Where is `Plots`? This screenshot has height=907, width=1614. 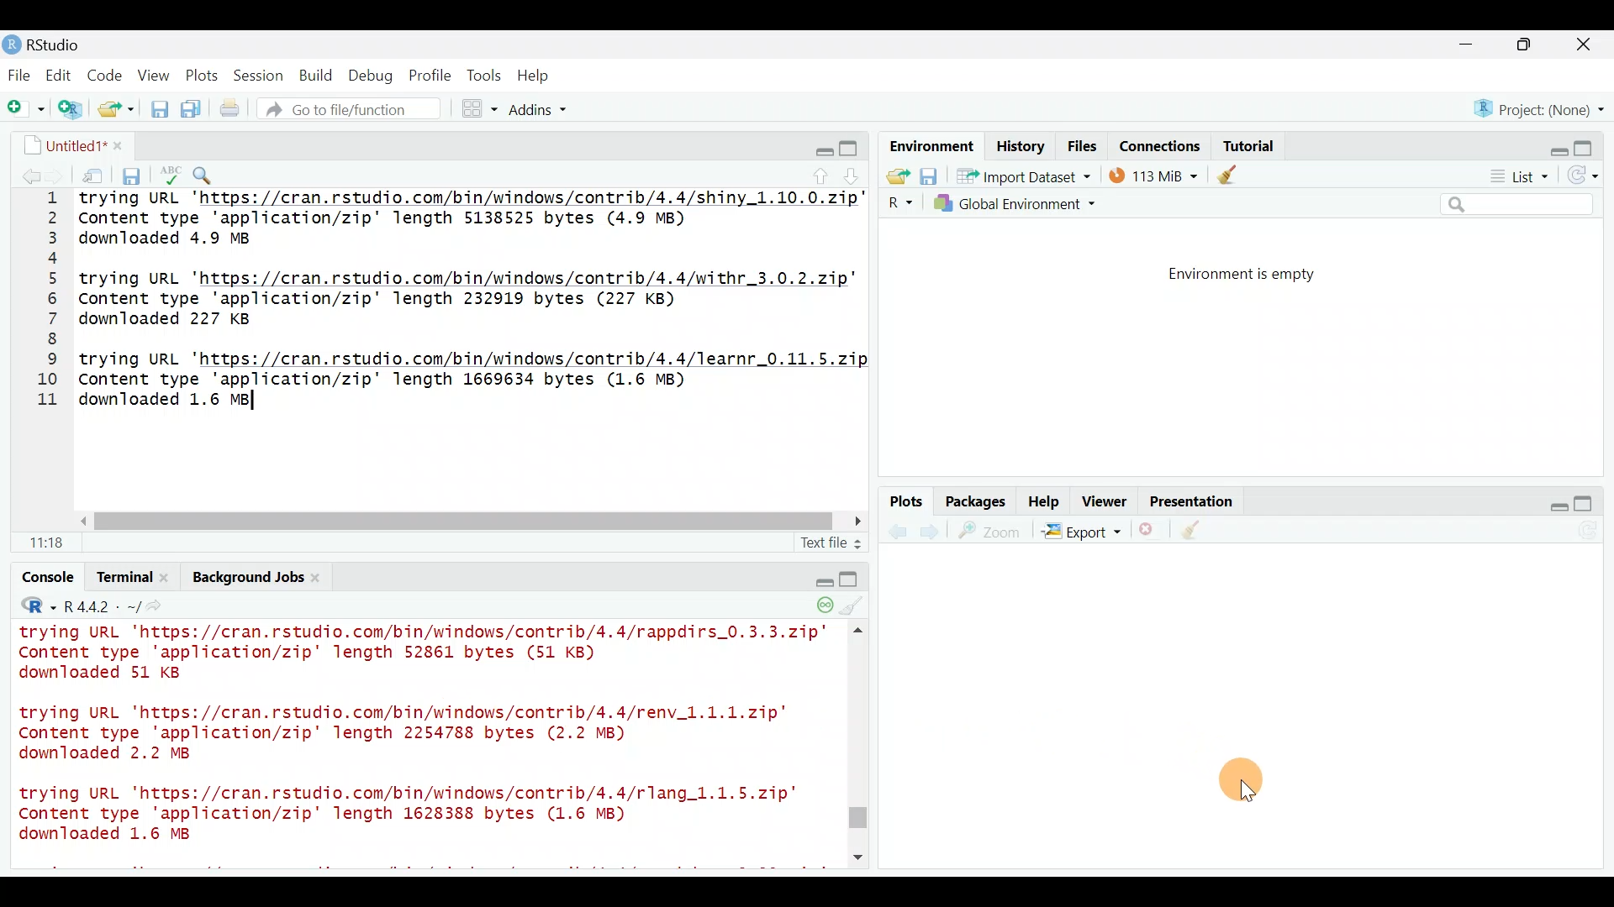
Plots is located at coordinates (203, 72).